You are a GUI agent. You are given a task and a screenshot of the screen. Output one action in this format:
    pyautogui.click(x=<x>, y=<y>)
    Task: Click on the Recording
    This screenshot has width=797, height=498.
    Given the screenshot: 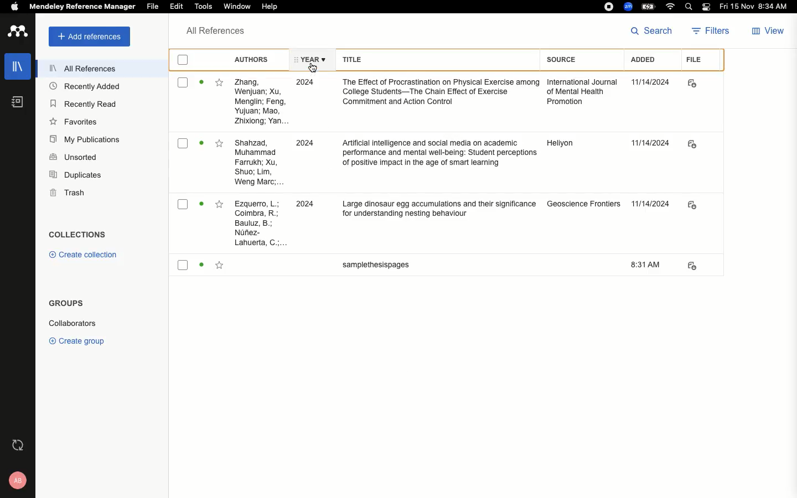 What is the action you would take?
    pyautogui.click(x=608, y=7)
    